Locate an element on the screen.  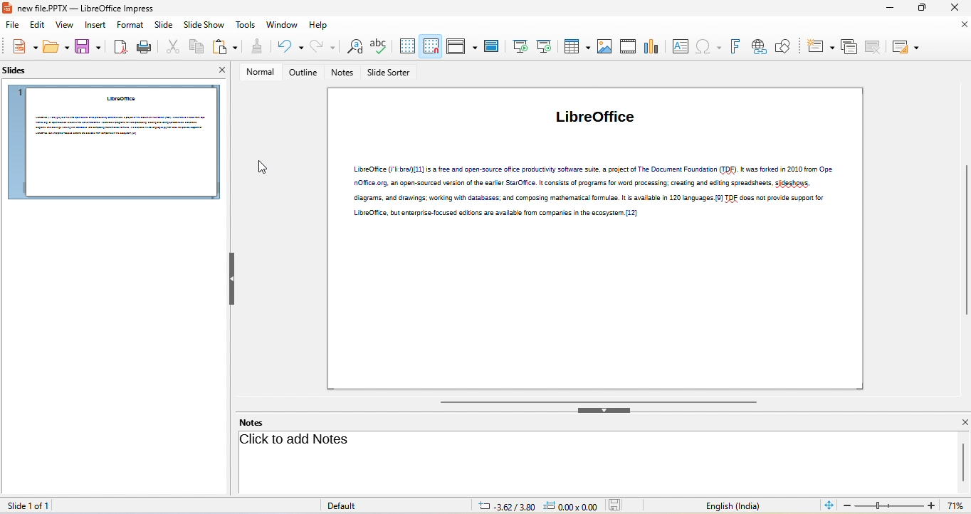
new slide is located at coordinates (822, 47).